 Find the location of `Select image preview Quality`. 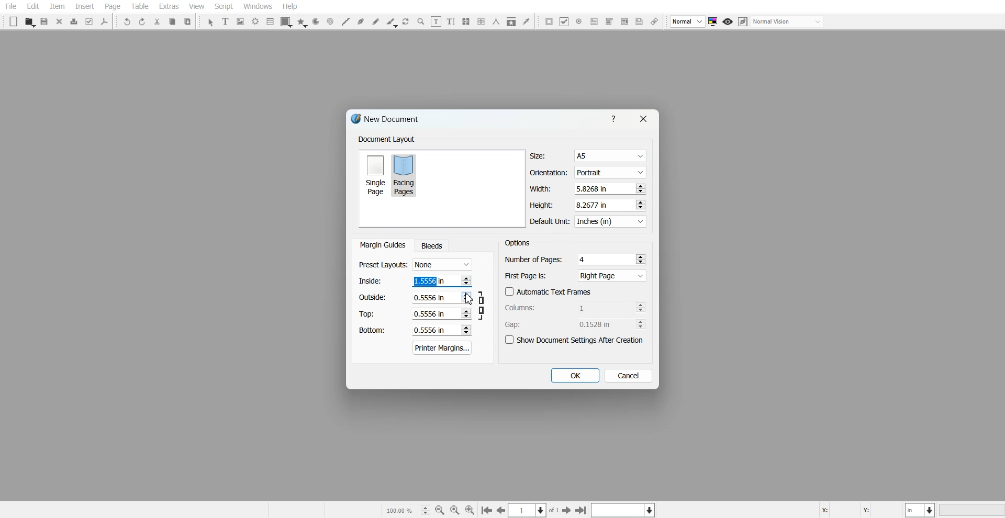

Select image preview Quality is located at coordinates (688, 21).